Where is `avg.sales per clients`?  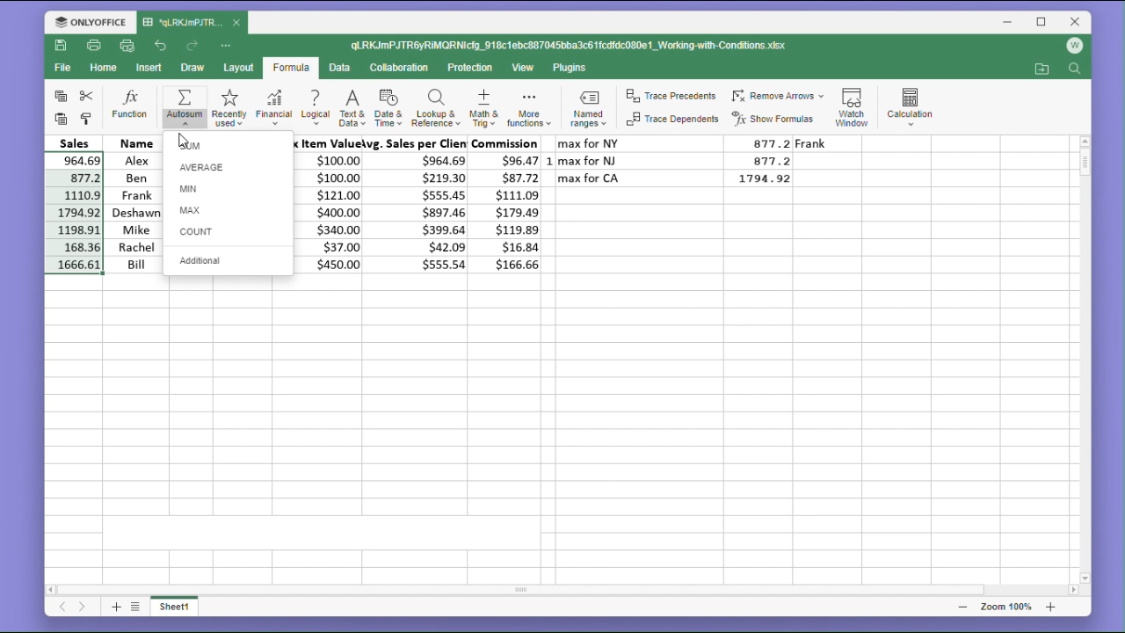 avg.sales per clients is located at coordinates (419, 207).